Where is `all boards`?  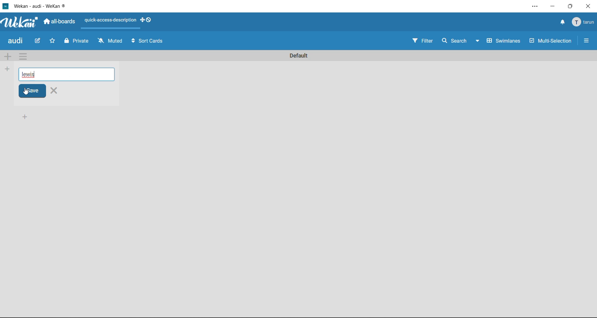
all boards is located at coordinates (61, 22).